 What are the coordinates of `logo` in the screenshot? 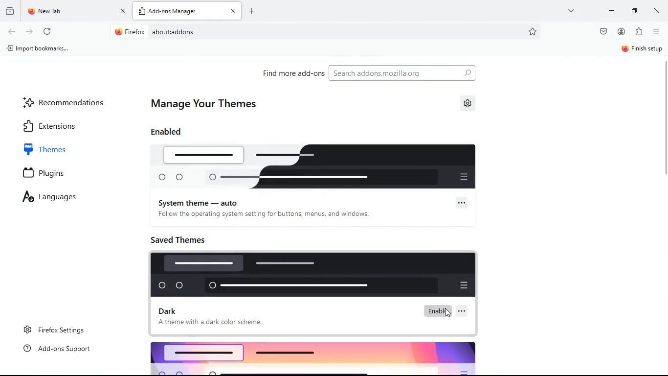 It's located at (320, 358).